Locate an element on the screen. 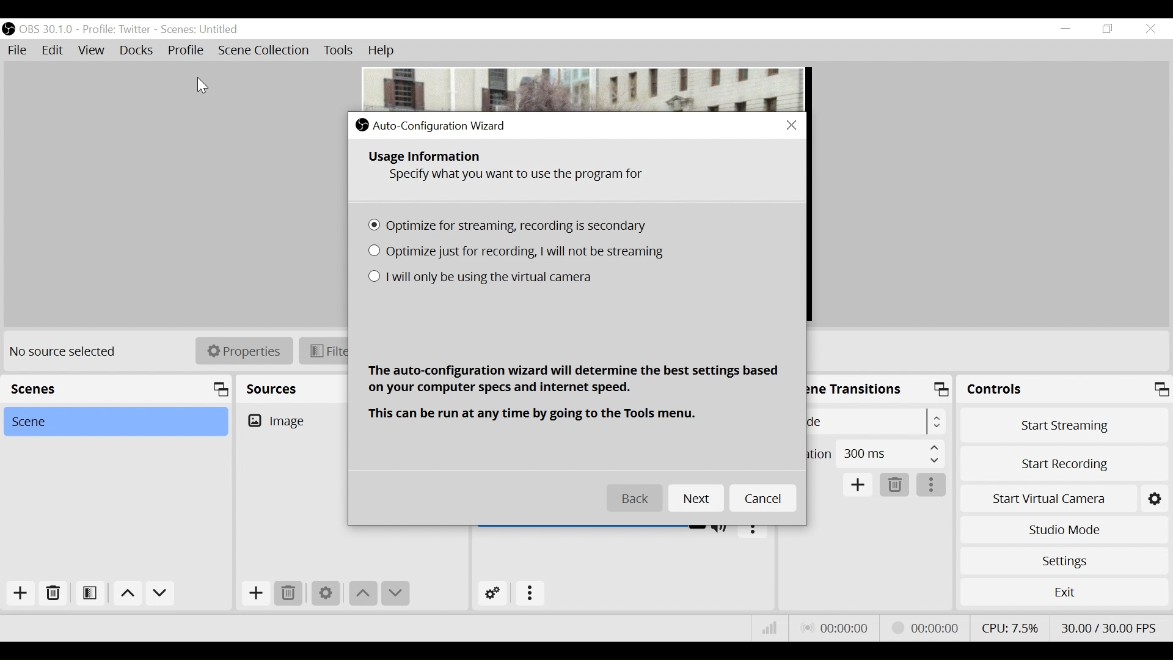 The image size is (1173, 660). This can be run at any time by going to the Tools manu is located at coordinates (535, 414).